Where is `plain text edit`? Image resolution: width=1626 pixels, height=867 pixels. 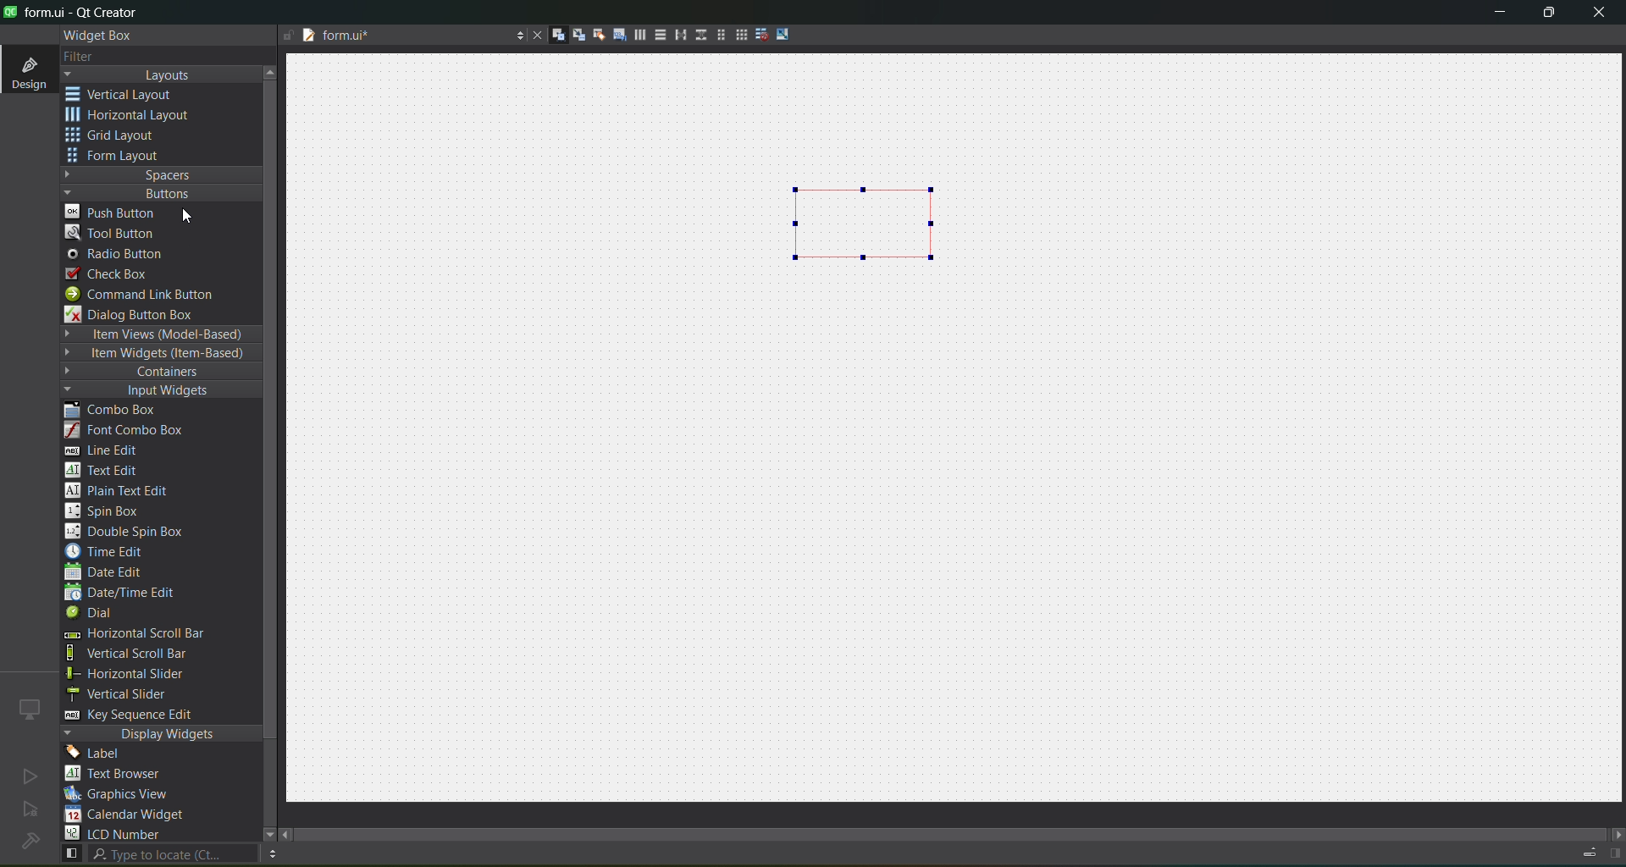
plain text edit is located at coordinates (124, 492).